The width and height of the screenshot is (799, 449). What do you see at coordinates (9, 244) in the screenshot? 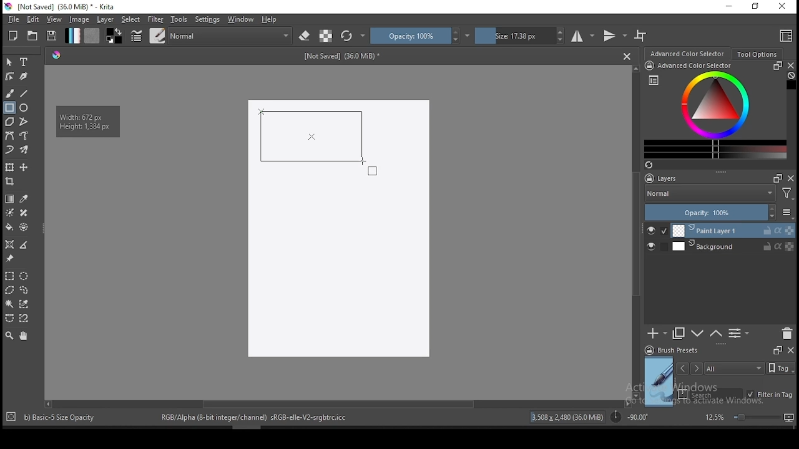
I see `assistant tool` at bounding box center [9, 244].